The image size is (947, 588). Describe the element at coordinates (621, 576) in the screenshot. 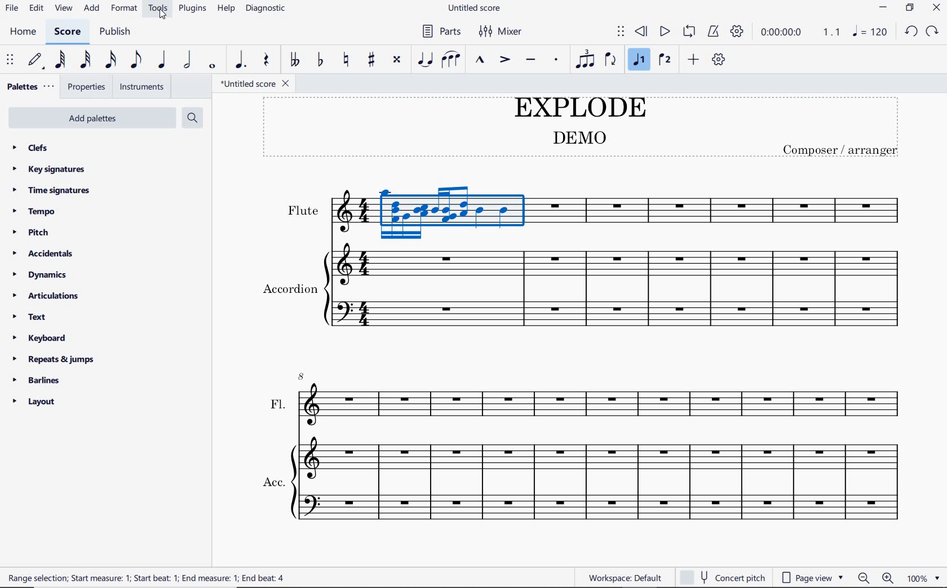

I see `workspace: default` at that location.